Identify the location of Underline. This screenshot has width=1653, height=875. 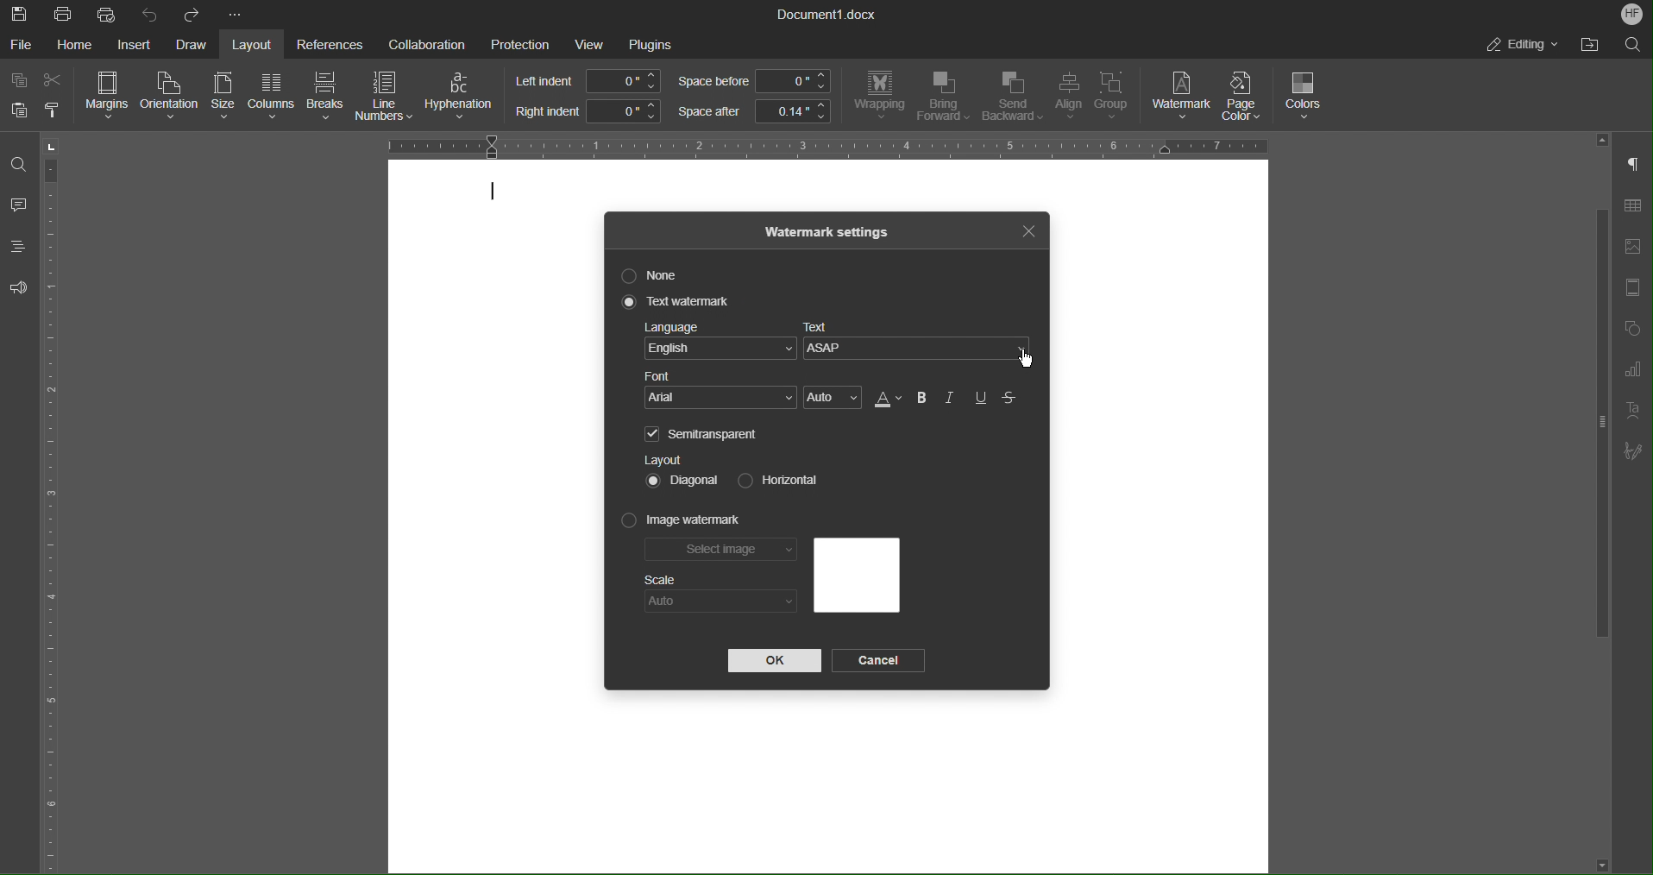
(982, 398).